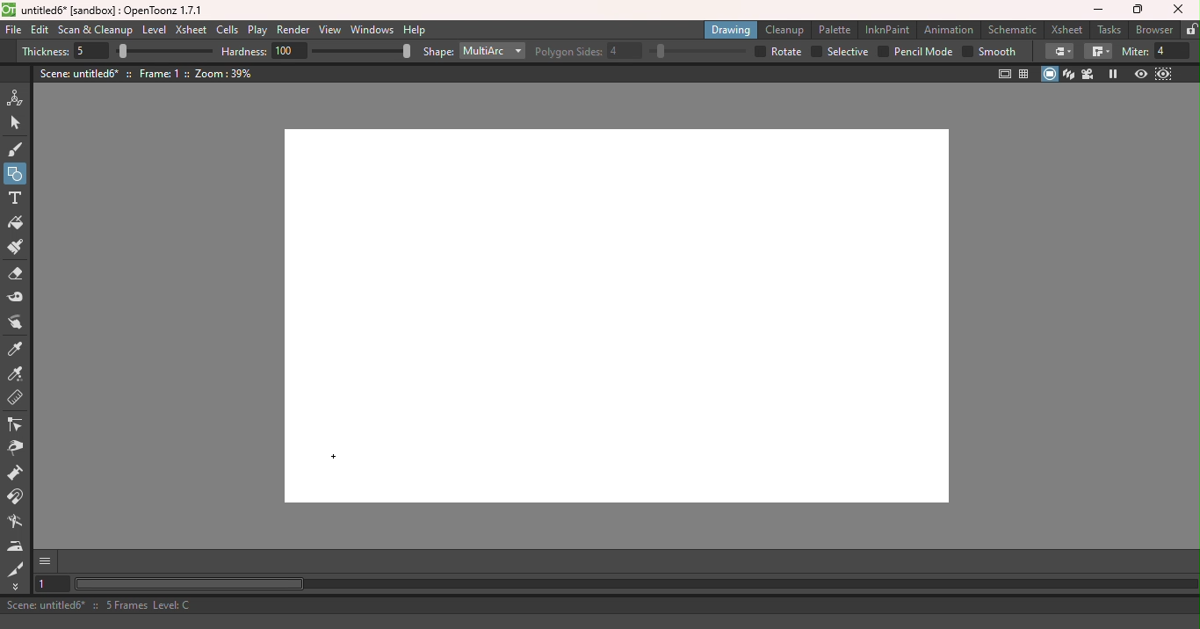 This screenshot has width=1200, height=629. I want to click on Preview, so click(1140, 75).